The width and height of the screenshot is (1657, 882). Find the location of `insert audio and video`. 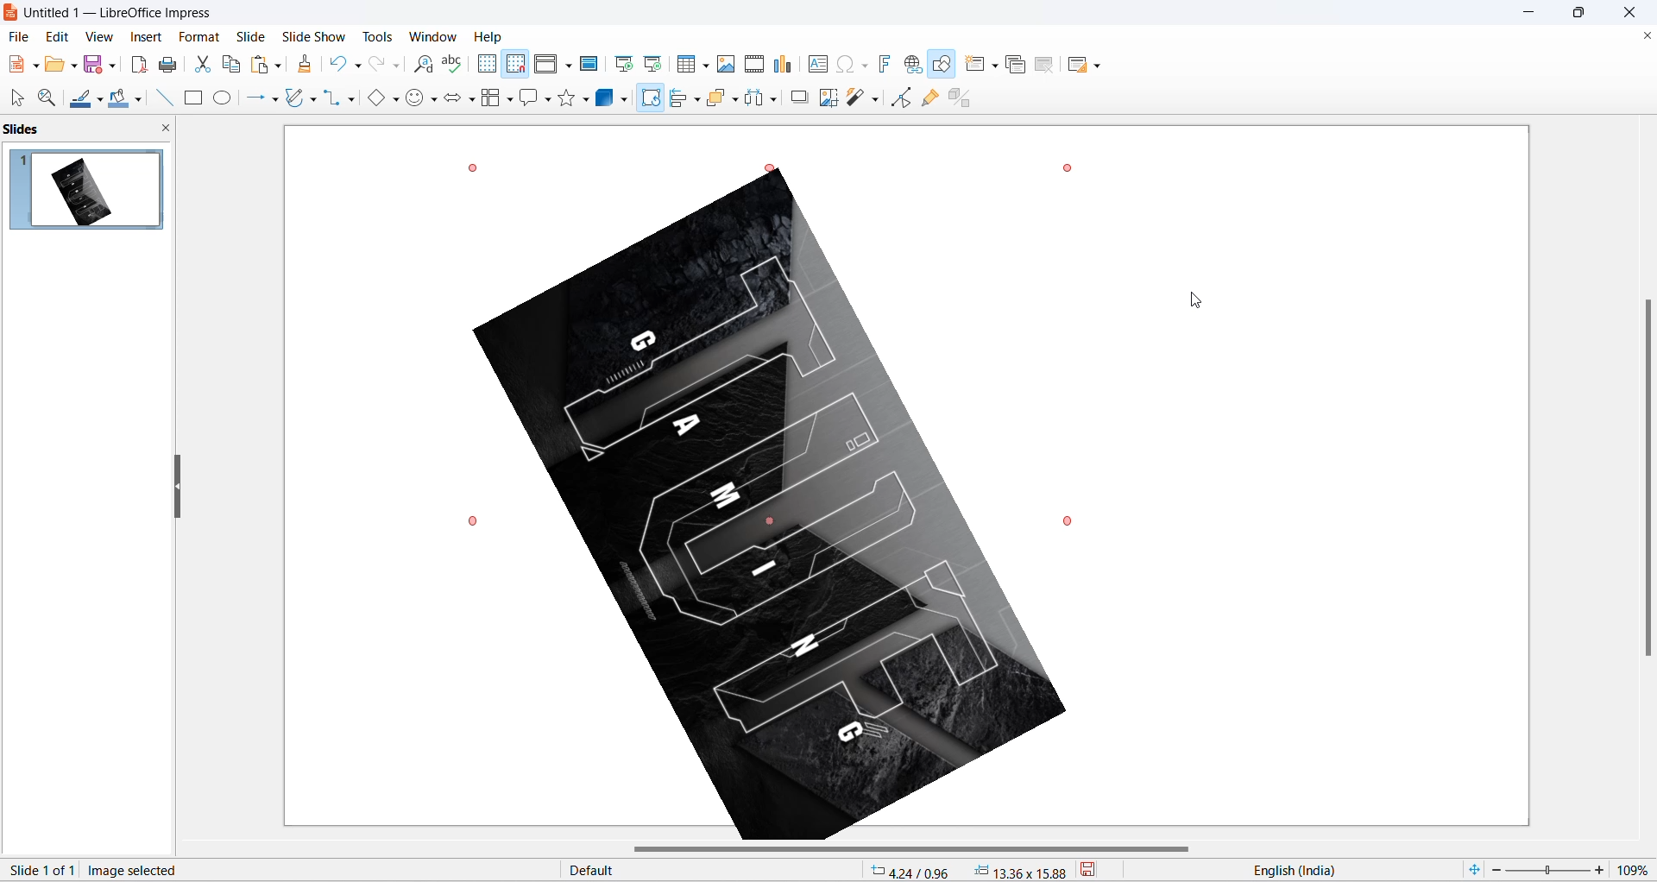

insert audio and video is located at coordinates (753, 64).